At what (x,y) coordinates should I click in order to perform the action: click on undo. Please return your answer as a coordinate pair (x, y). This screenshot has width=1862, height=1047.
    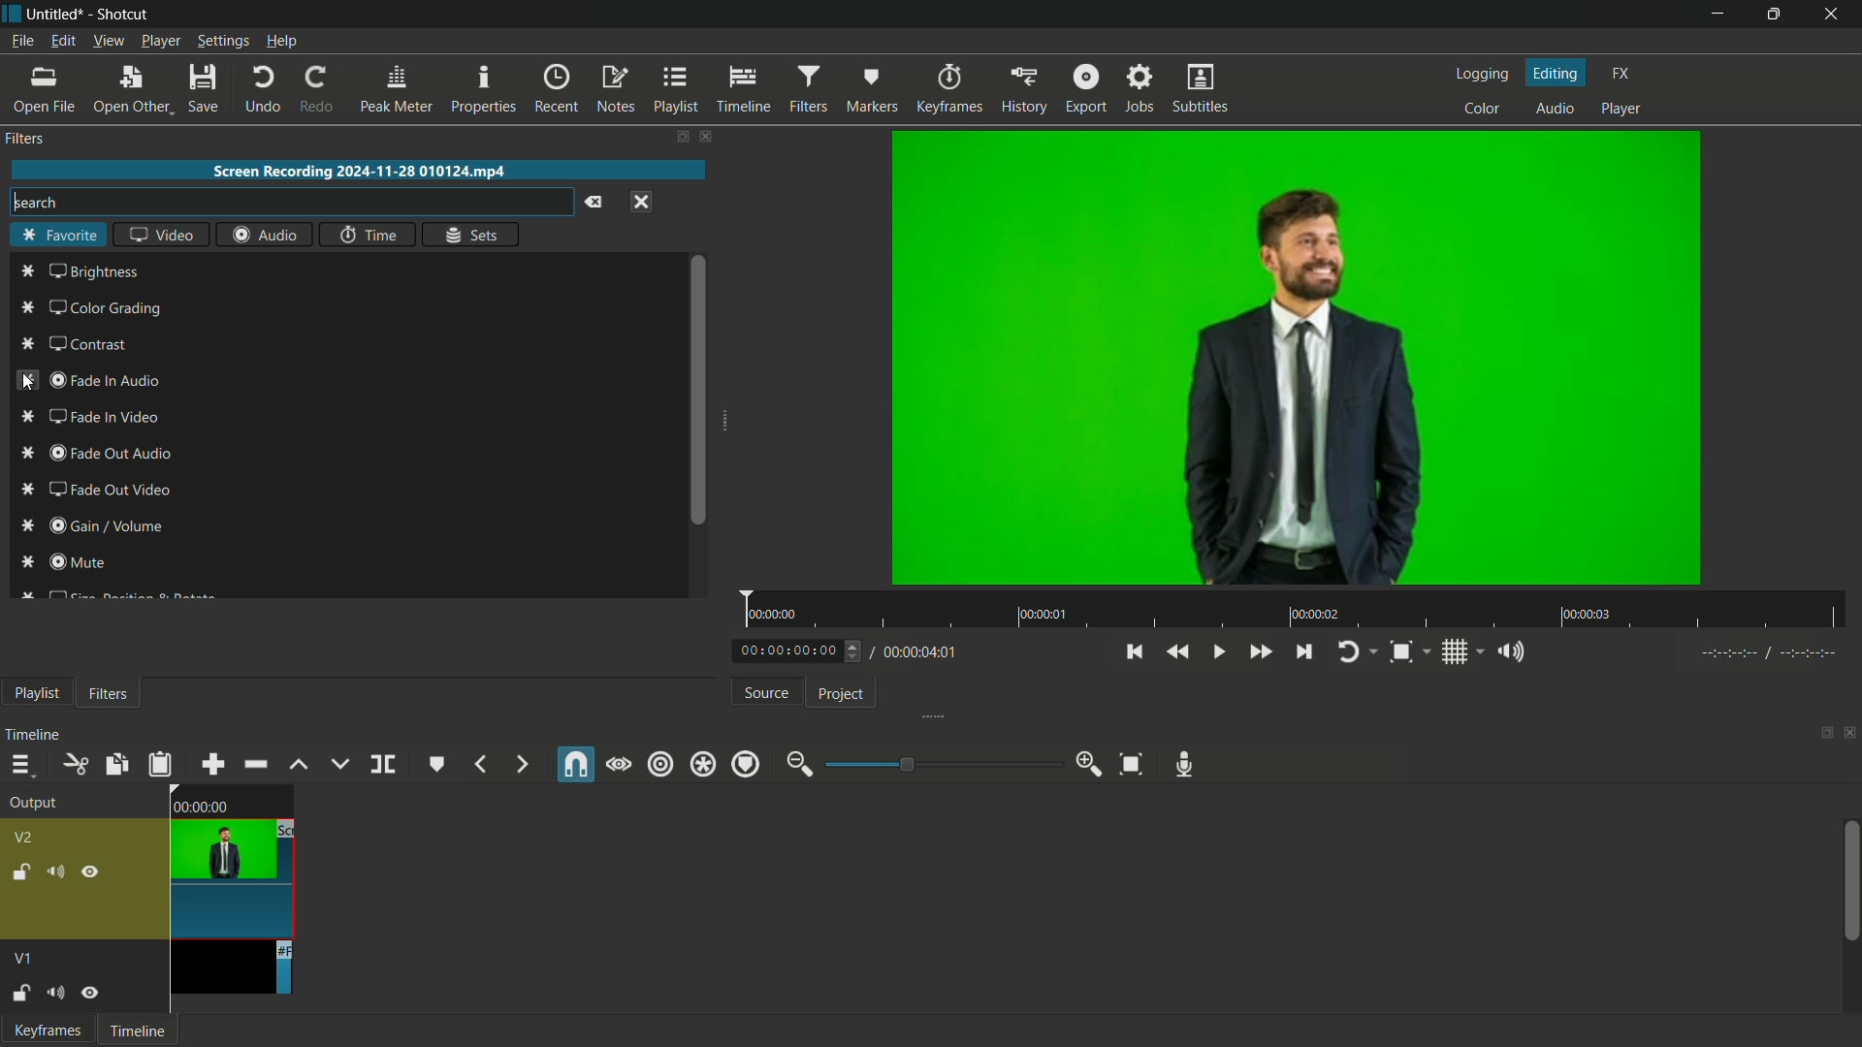
    Looking at the image, I should click on (259, 88).